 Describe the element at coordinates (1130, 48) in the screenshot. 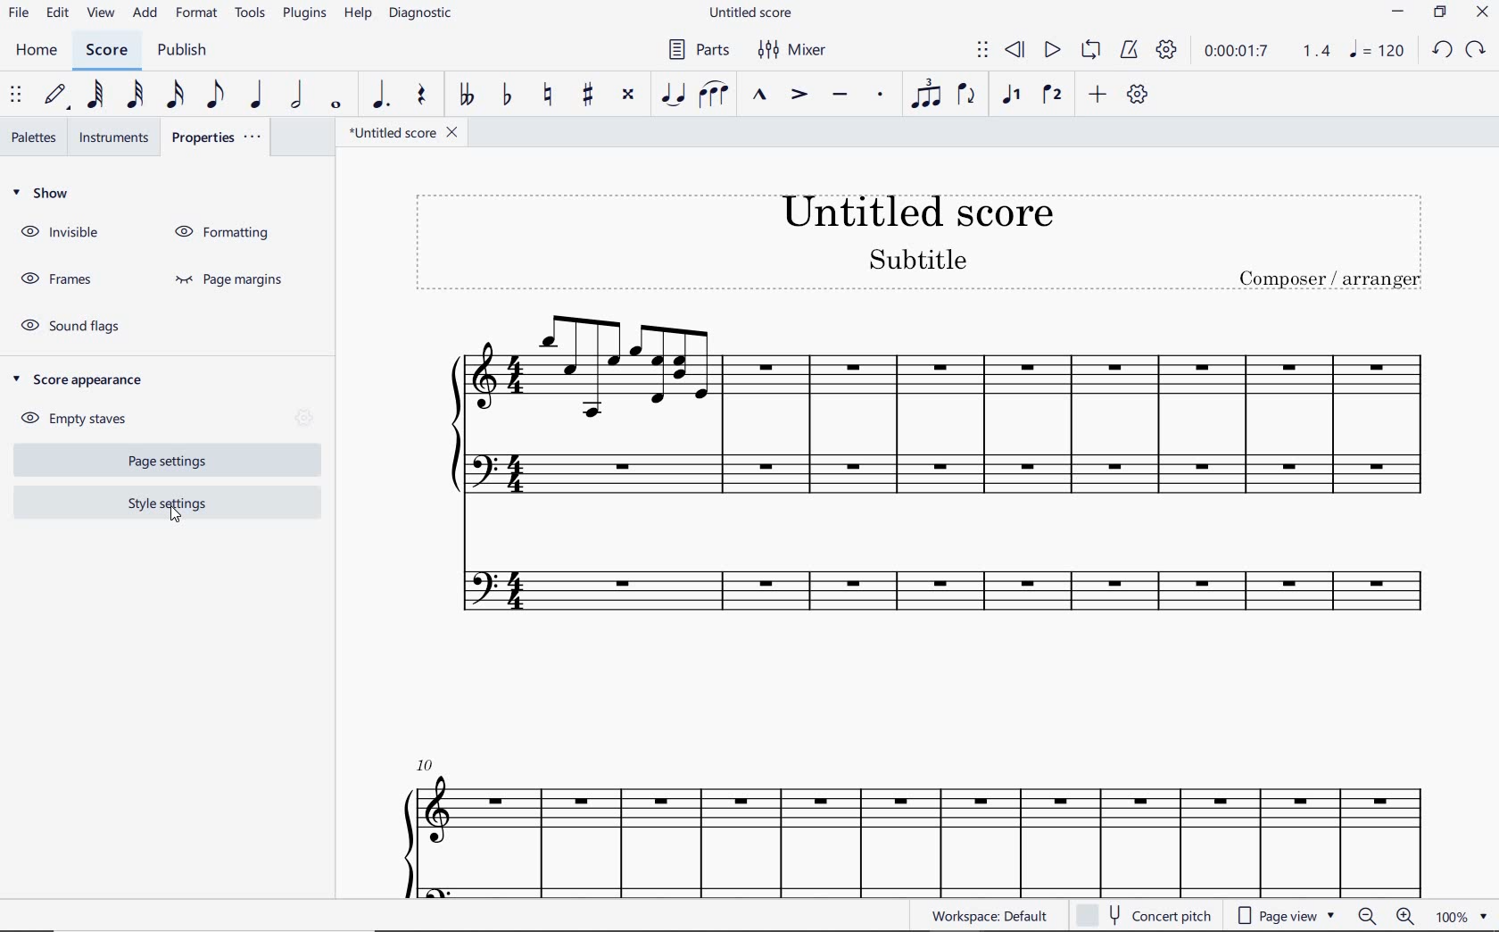

I see `METRONOME` at that location.